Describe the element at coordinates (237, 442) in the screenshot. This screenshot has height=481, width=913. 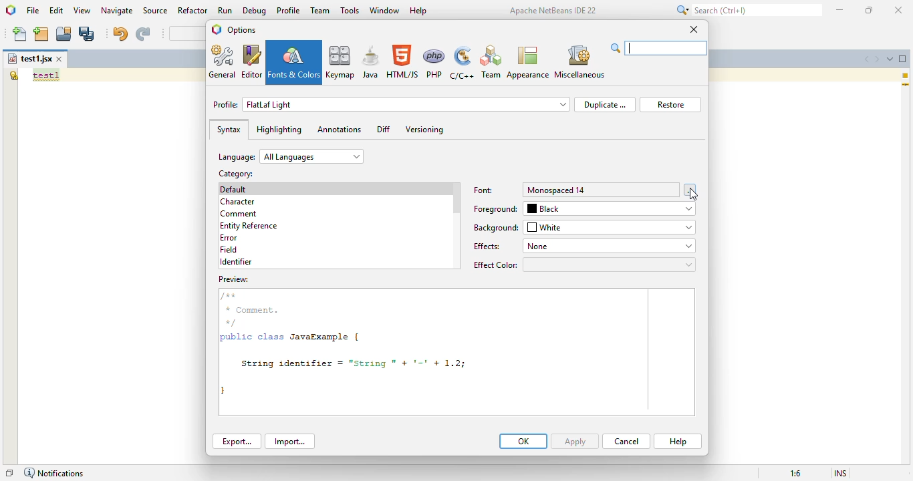
I see `export` at that location.